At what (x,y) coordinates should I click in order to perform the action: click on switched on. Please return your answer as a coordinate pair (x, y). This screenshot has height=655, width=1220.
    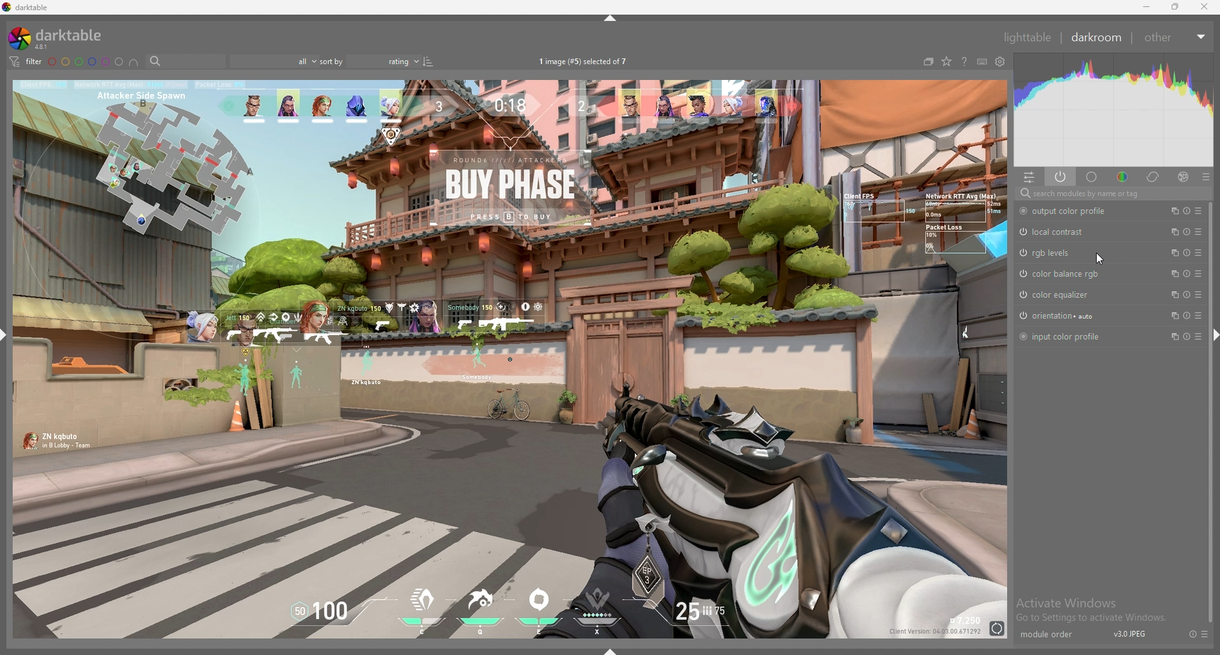
    Looking at the image, I should click on (1022, 232).